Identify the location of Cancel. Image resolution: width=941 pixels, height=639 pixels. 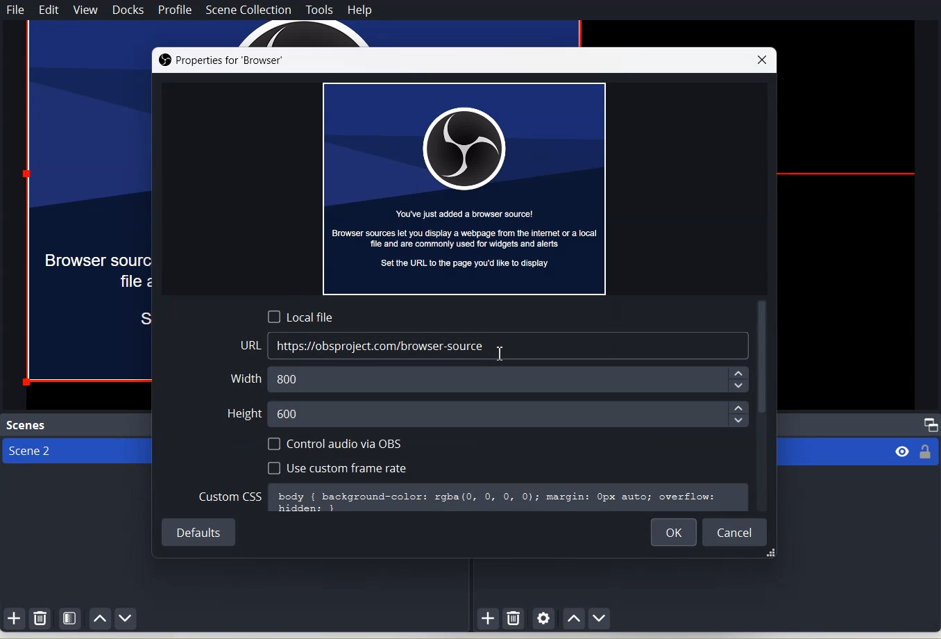
(736, 531).